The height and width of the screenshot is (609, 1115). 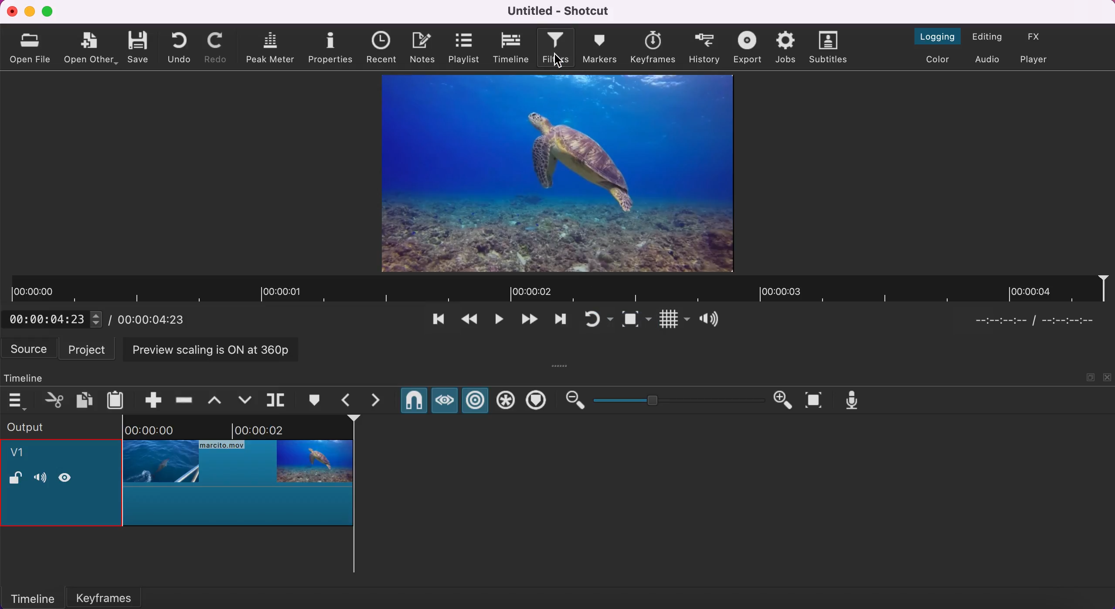 I want to click on lift, so click(x=218, y=399).